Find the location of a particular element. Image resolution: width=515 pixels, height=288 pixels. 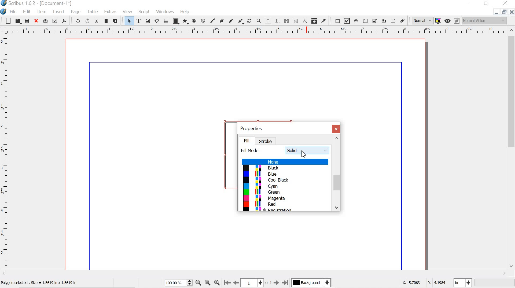

100.00 % is located at coordinates (174, 283).